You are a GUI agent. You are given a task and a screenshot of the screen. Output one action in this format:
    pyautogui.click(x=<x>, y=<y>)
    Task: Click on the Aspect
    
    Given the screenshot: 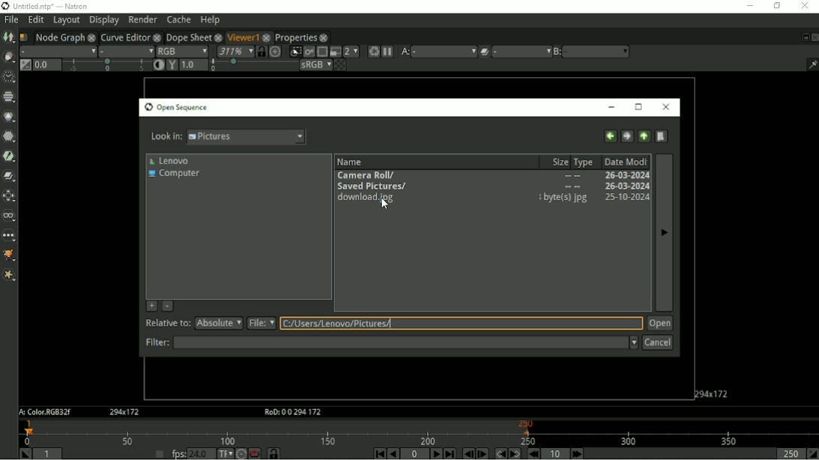 What is the action you would take?
    pyautogui.click(x=712, y=393)
    